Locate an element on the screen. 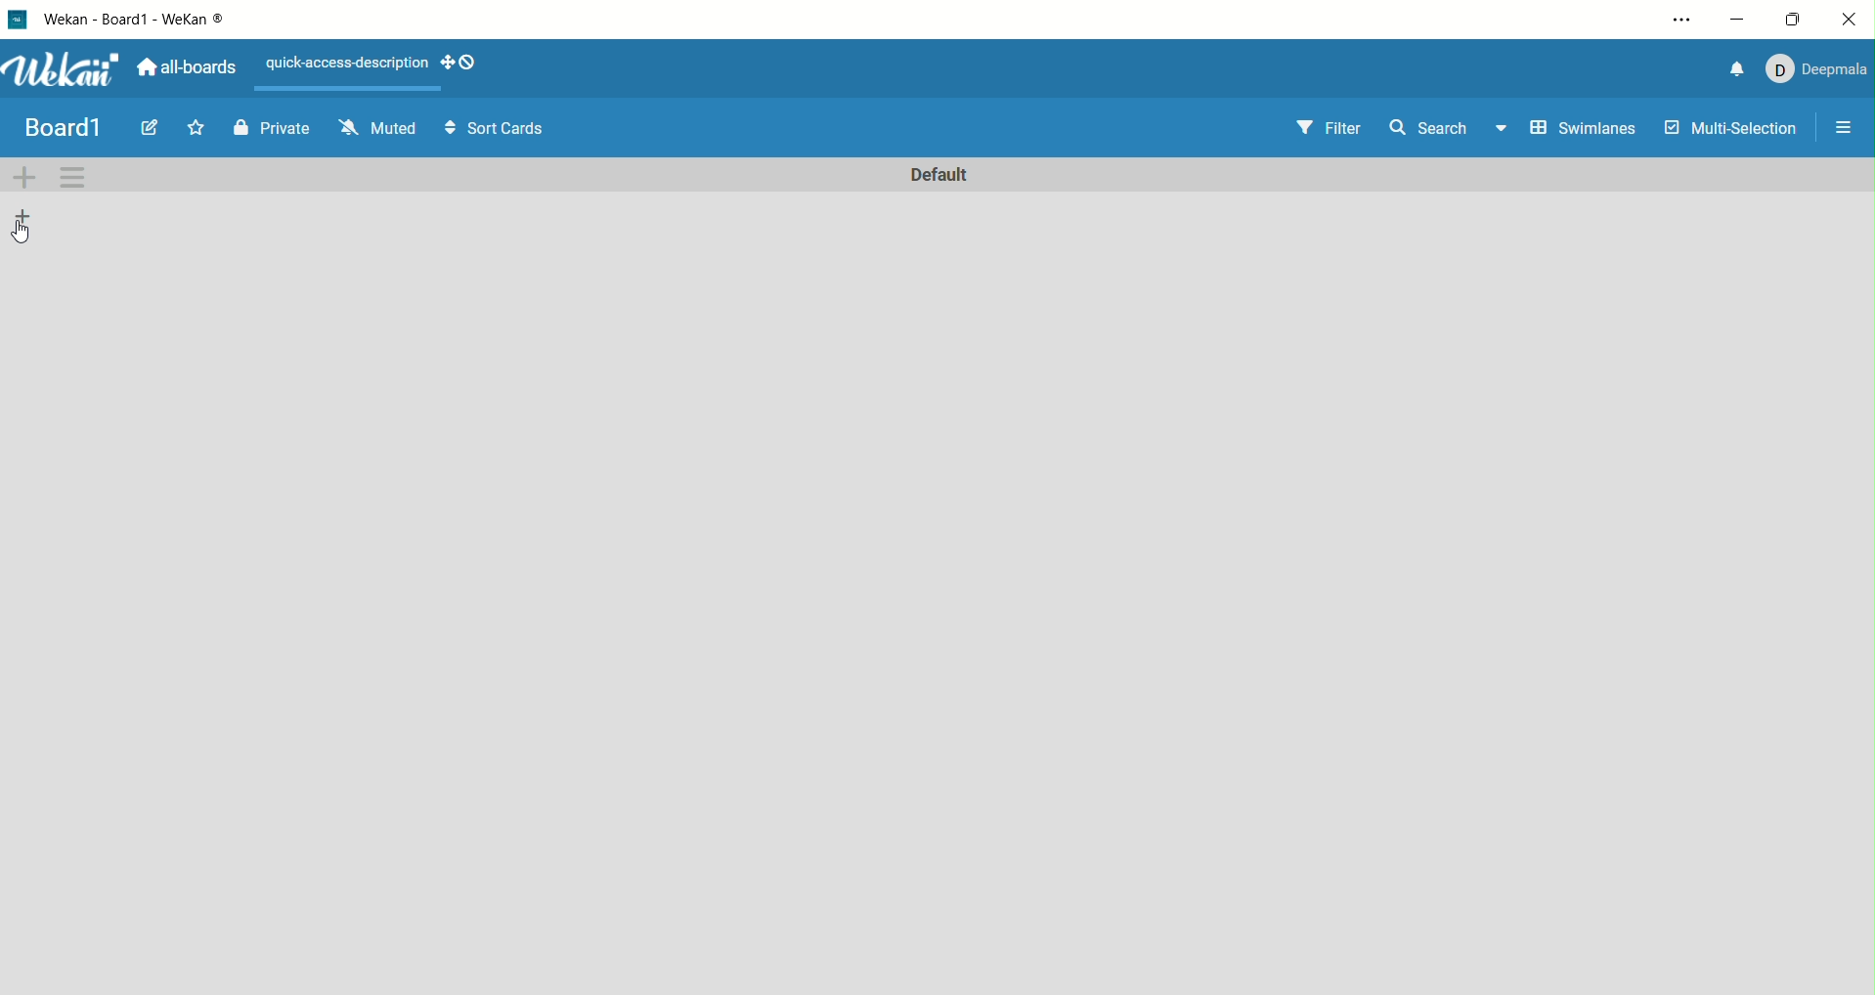  sort cards is located at coordinates (497, 128).